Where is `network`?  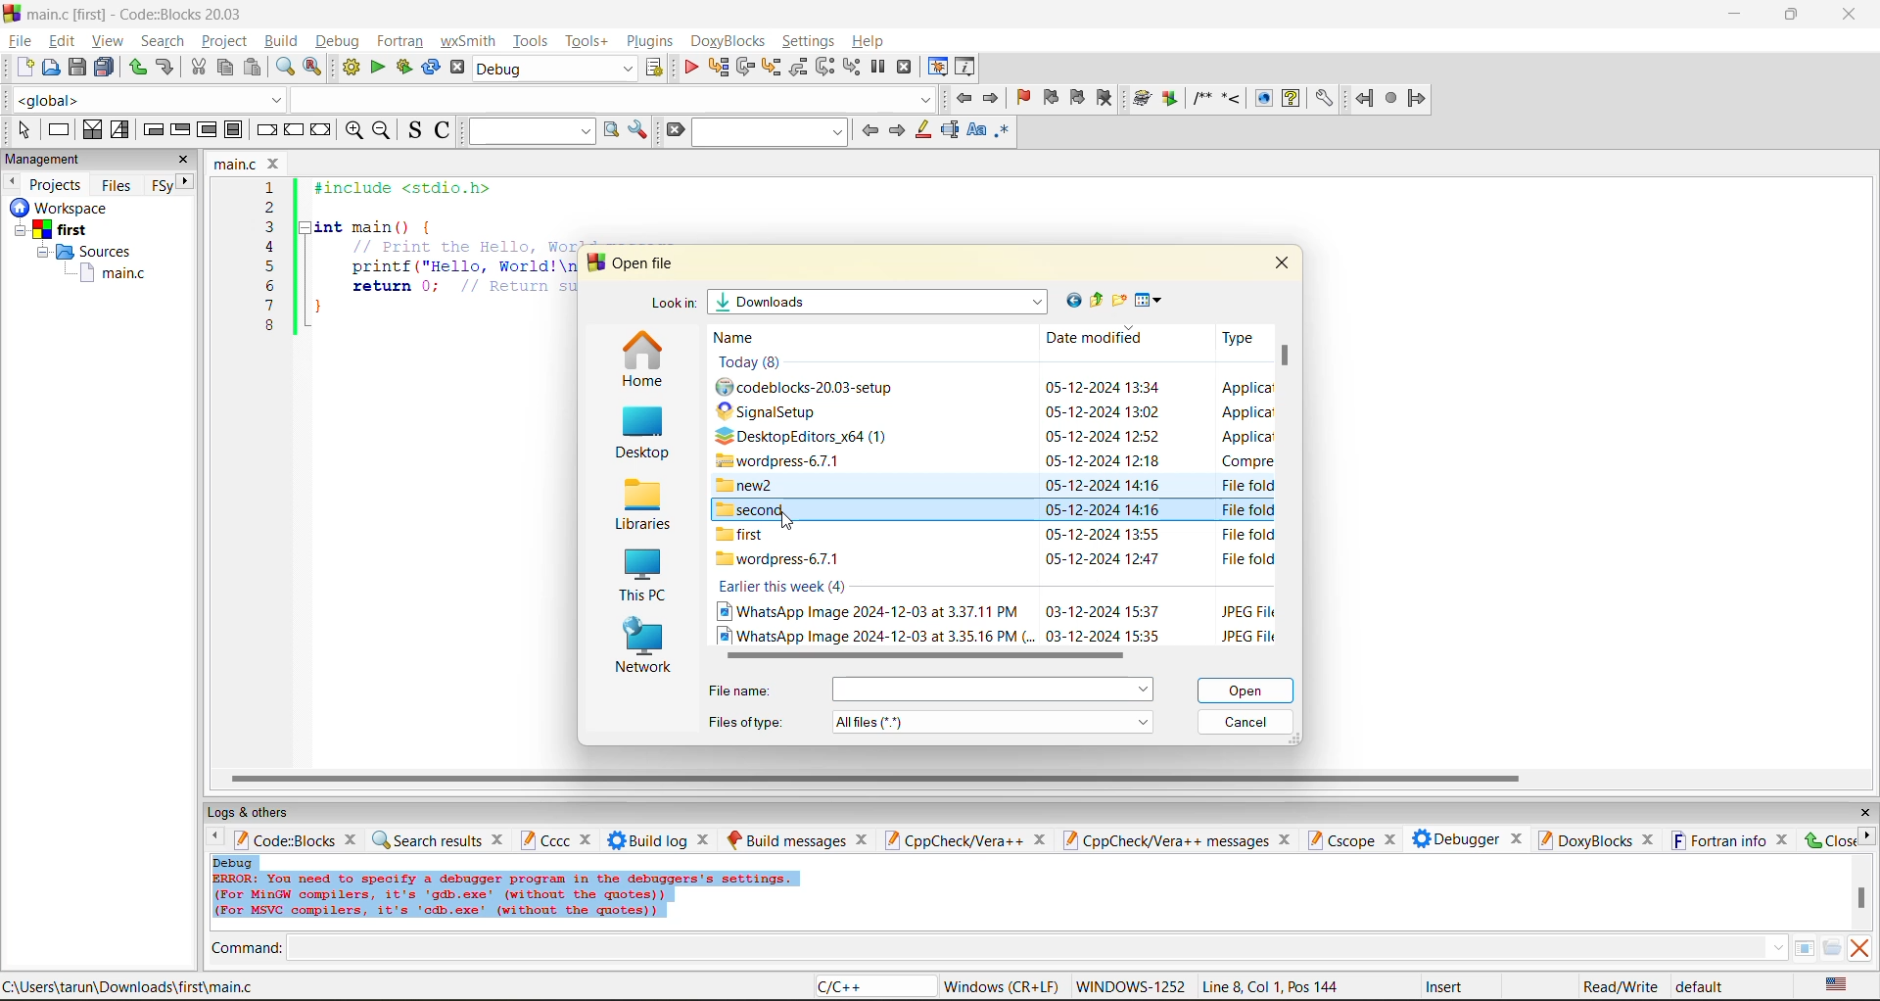 network is located at coordinates (644, 648).